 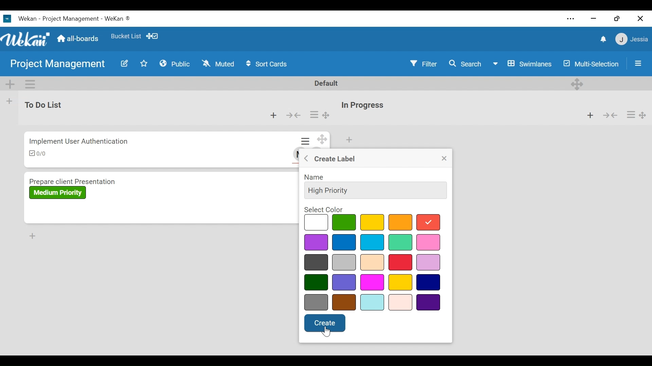 I want to click on settings and more, so click(x=572, y=19).